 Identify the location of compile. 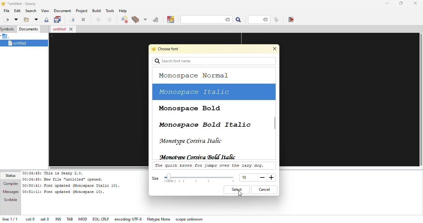
(124, 20).